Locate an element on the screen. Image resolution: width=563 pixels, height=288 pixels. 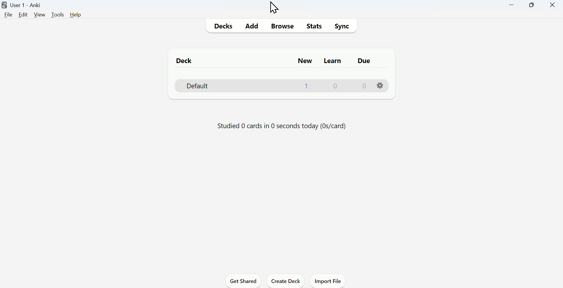
Add is located at coordinates (250, 26).